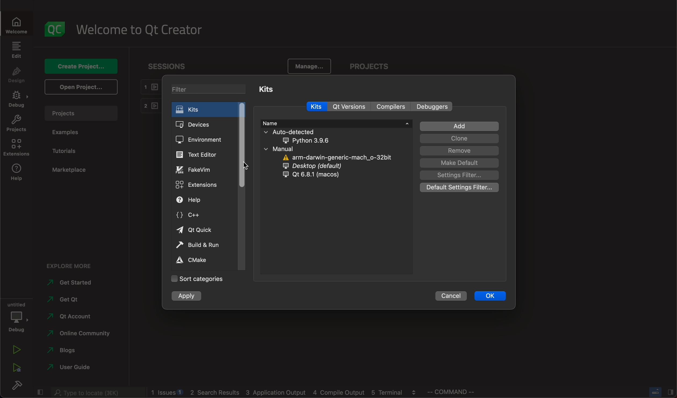 The image size is (677, 398). I want to click on arm darwin, so click(334, 157).